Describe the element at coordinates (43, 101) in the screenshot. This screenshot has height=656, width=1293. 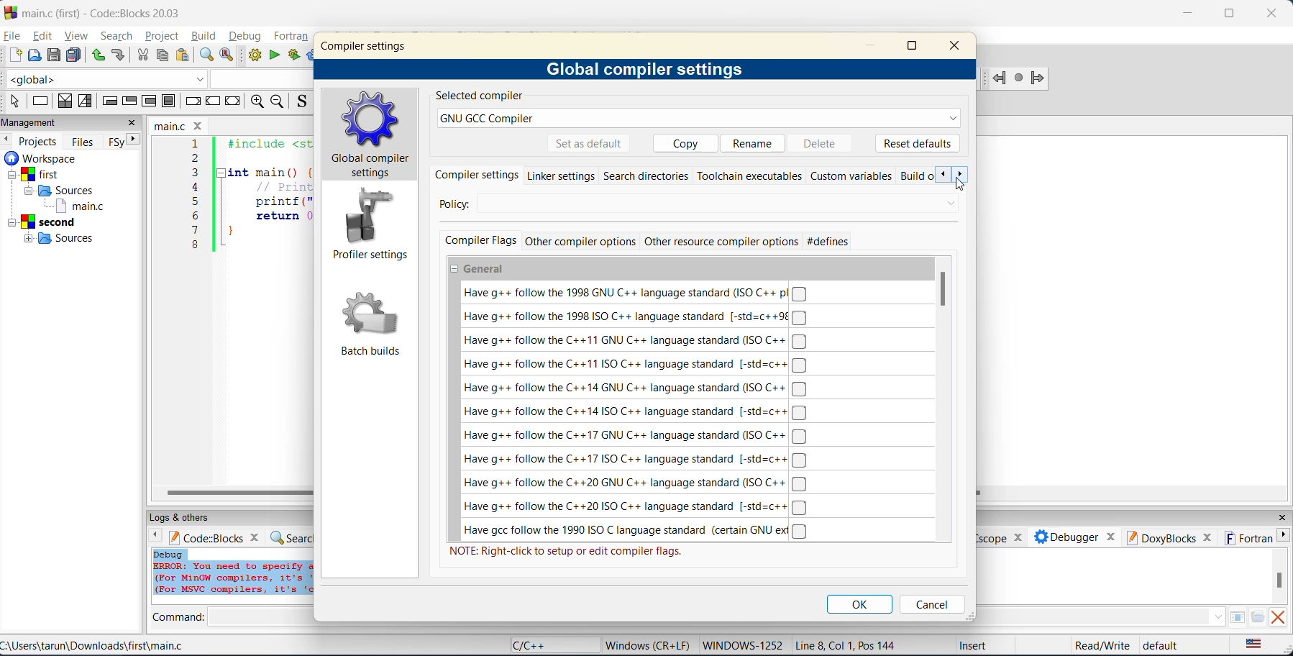
I see `instruction` at that location.